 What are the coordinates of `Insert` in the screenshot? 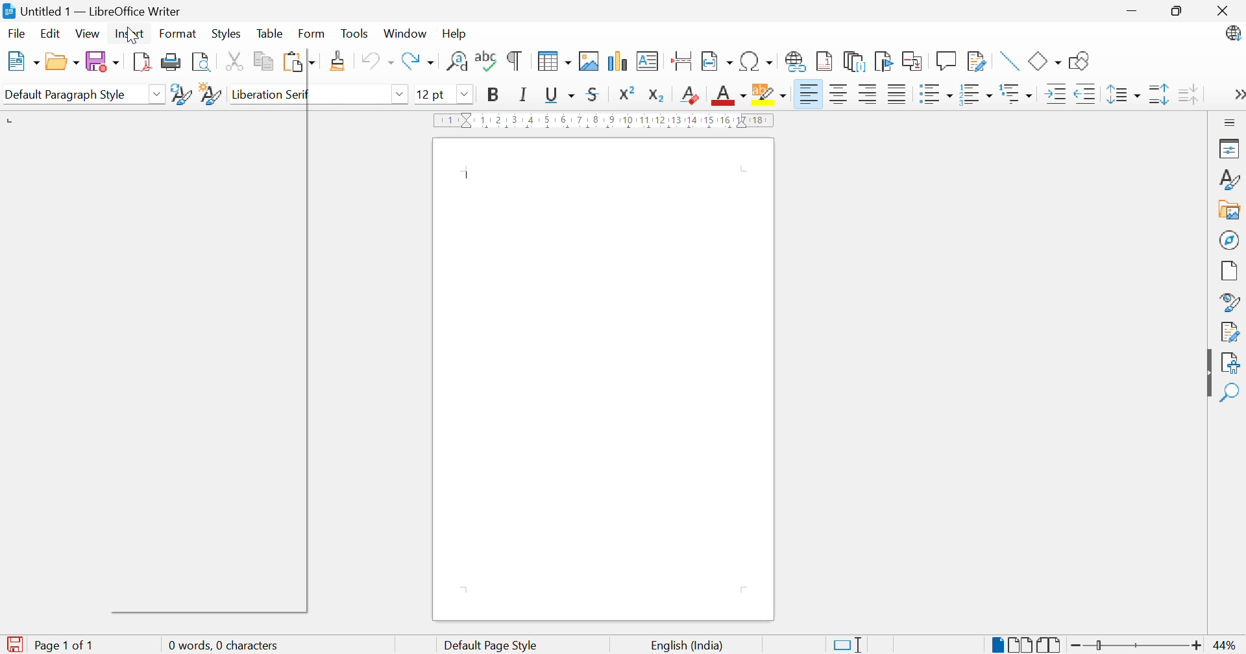 It's located at (128, 34).